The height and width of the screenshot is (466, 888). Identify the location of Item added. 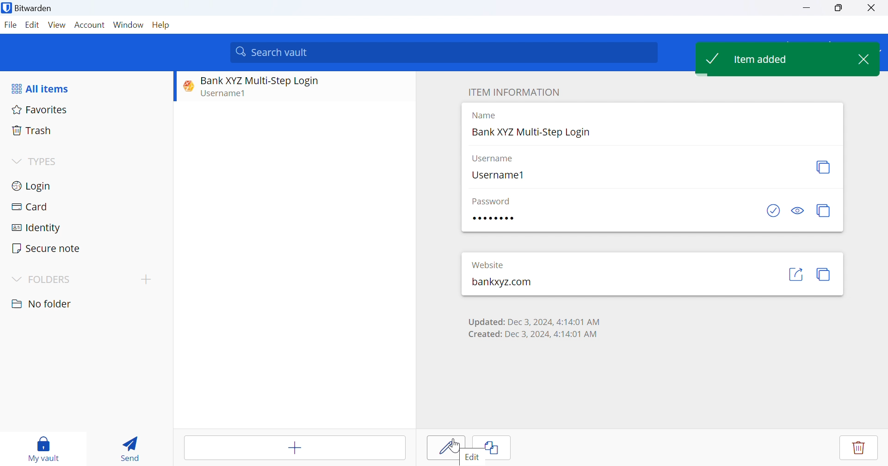
(776, 59).